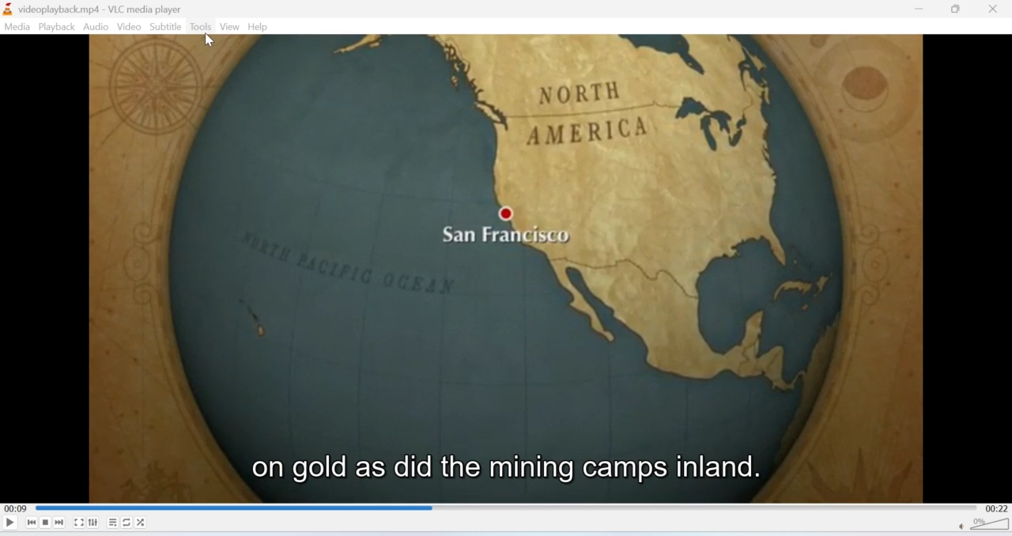 The width and height of the screenshot is (1012, 536). What do you see at coordinates (259, 27) in the screenshot?
I see `Help` at bounding box center [259, 27].